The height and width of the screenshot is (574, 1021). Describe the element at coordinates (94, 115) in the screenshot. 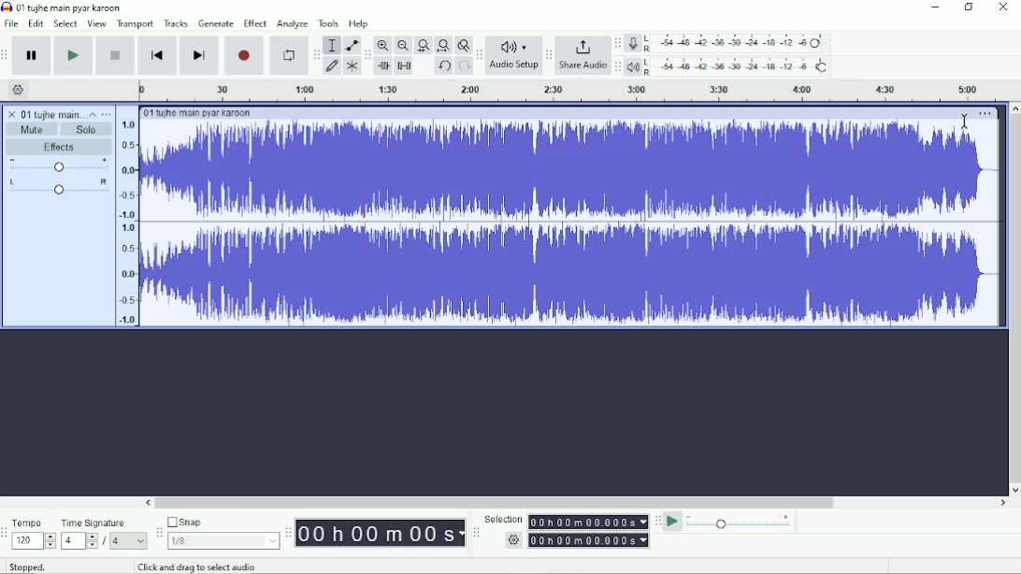

I see `Collapse` at that location.